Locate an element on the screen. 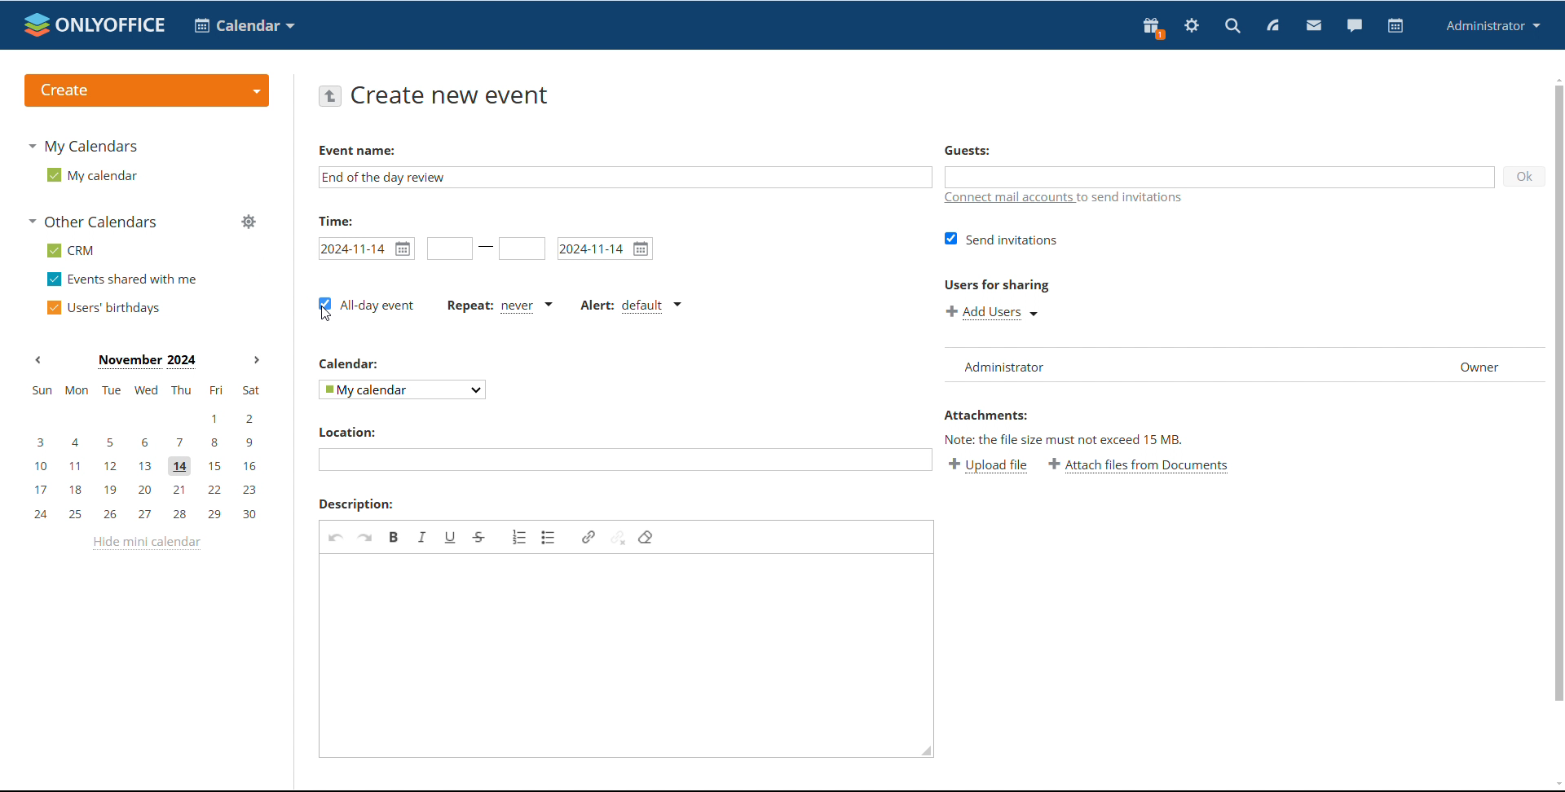 Image resolution: width=1565 pixels, height=792 pixels. scroll up is located at coordinates (1555, 78).